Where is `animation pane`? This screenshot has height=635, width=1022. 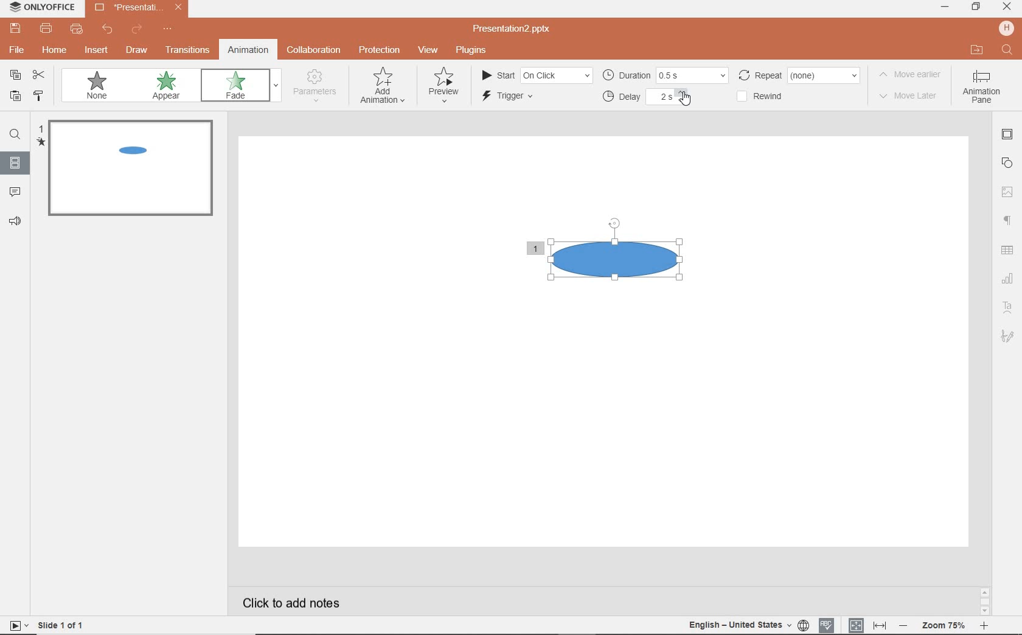 animation pane is located at coordinates (982, 88).